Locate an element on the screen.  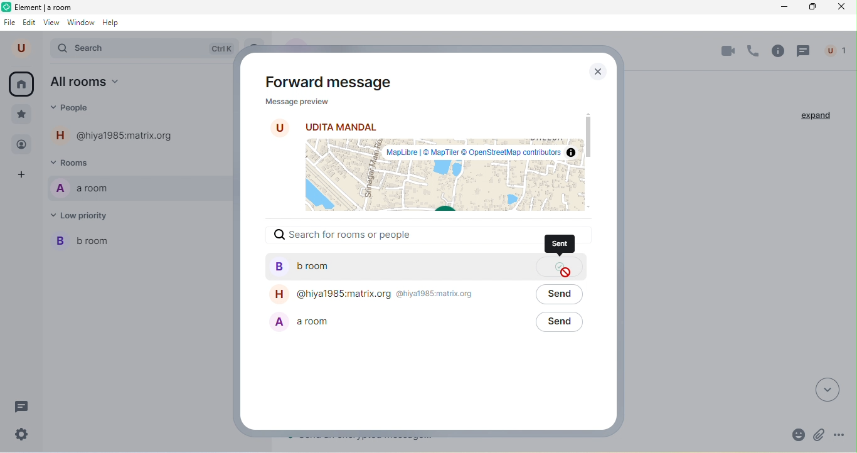
voice chat is located at coordinates (753, 50).